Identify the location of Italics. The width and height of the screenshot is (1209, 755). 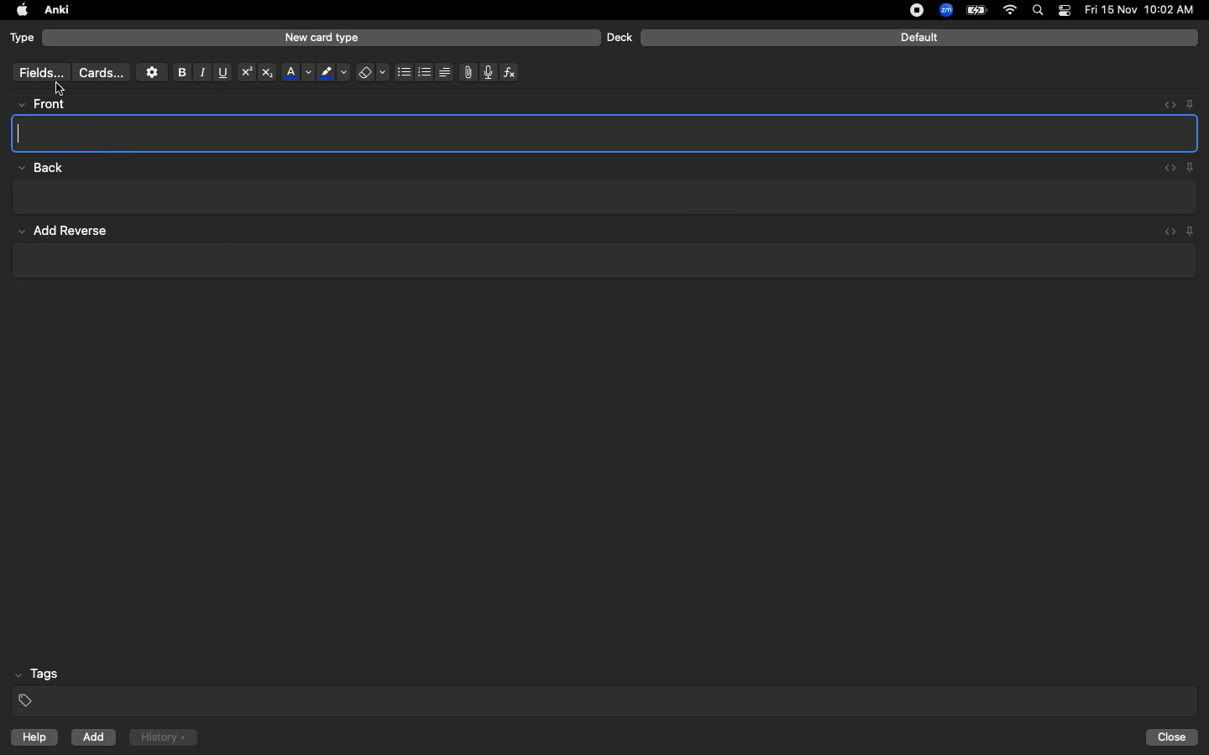
(200, 73).